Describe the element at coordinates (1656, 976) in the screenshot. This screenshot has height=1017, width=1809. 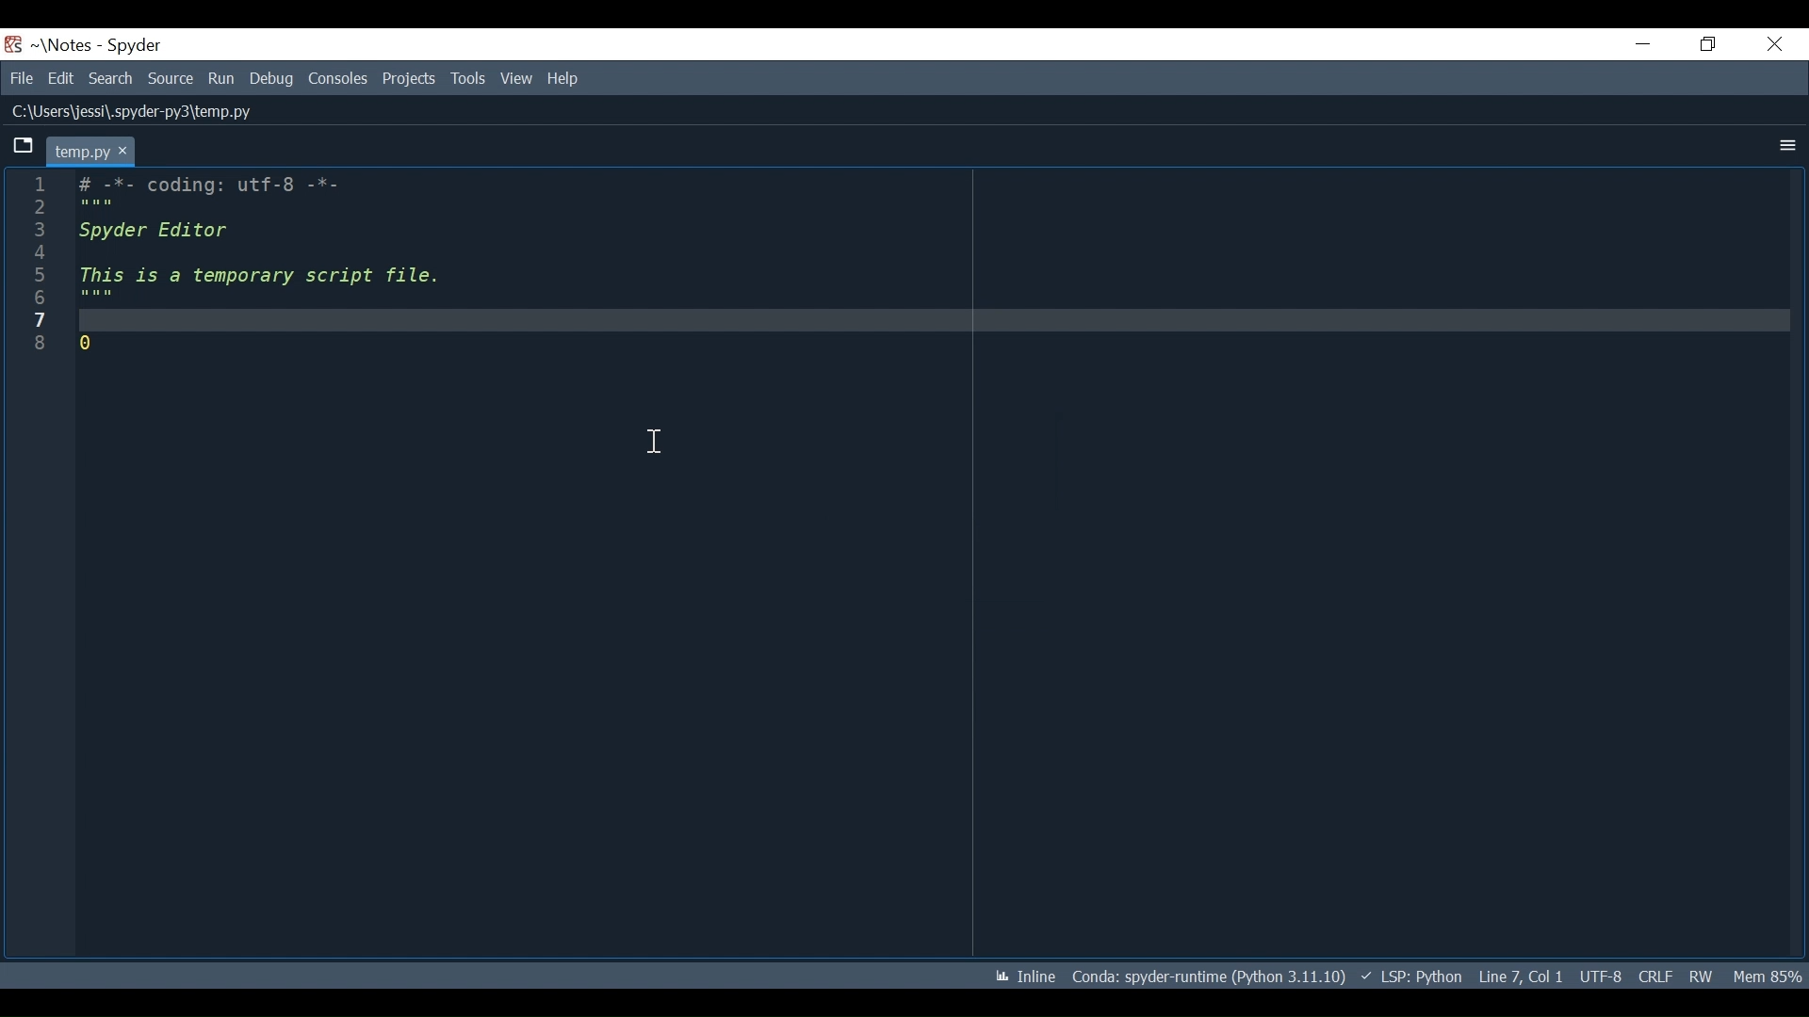
I see `CRLF` at that location.